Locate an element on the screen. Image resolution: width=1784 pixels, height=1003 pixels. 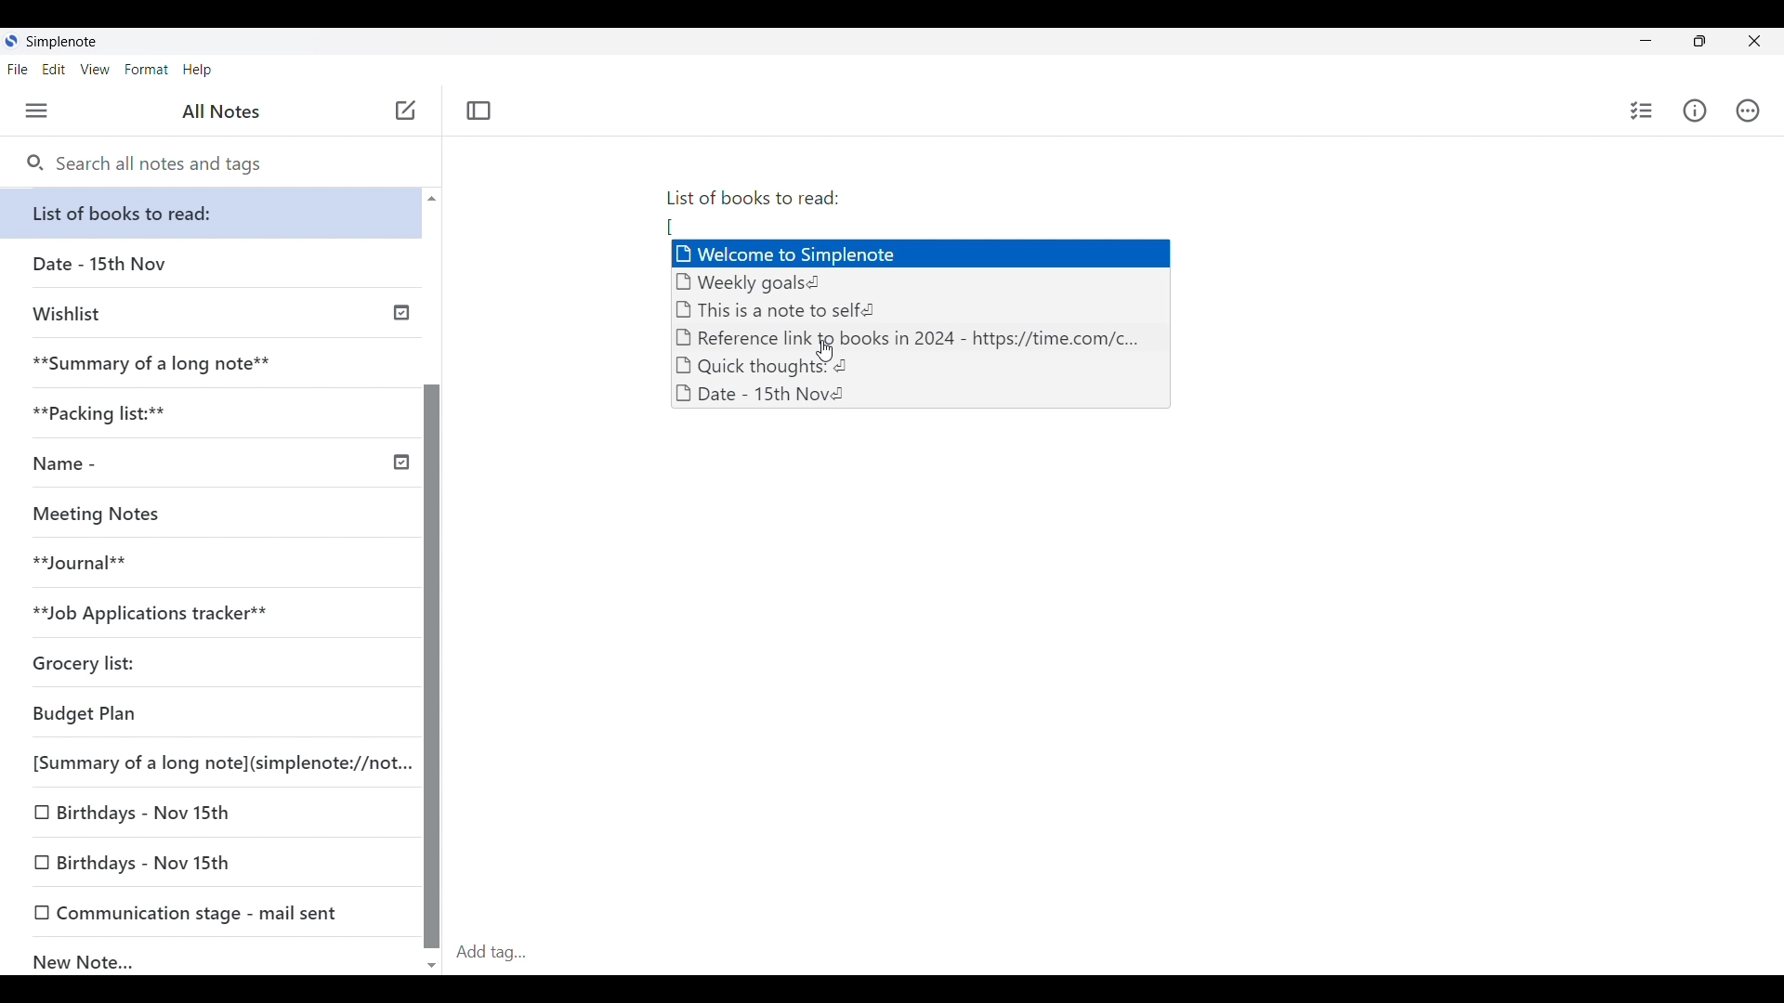
New Note... is located at coordinates (214, 957).